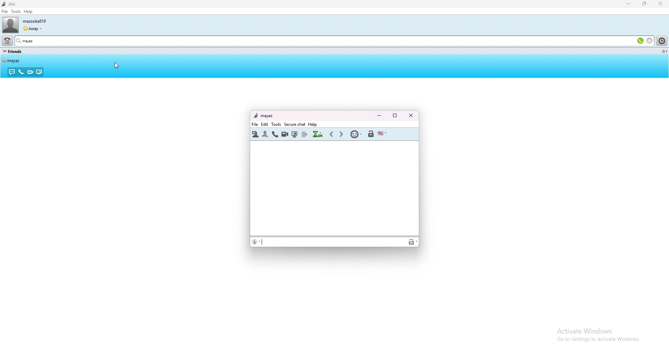 The image size is (669, 359). I want to click on clear, so click(649, 40).